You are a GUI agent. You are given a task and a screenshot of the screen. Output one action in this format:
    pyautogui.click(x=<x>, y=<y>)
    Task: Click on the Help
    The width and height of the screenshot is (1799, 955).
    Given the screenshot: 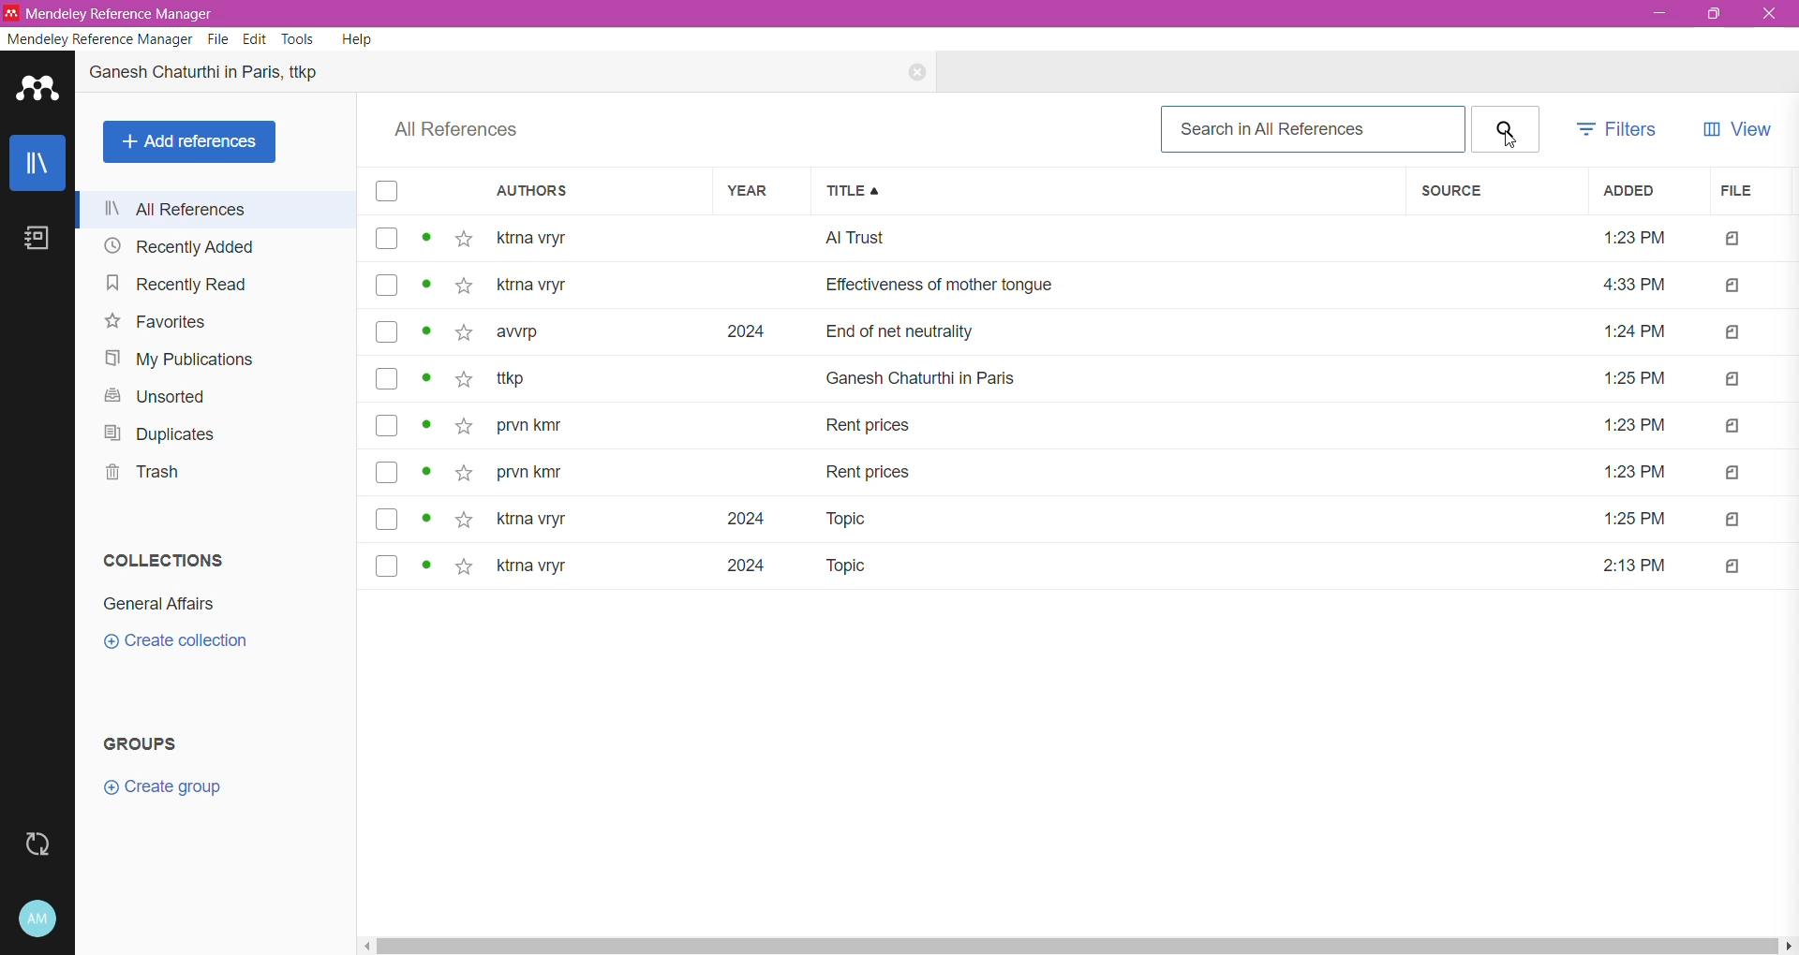 What is the action you would take?
    pyautogui.click(x=356, y=39)
    